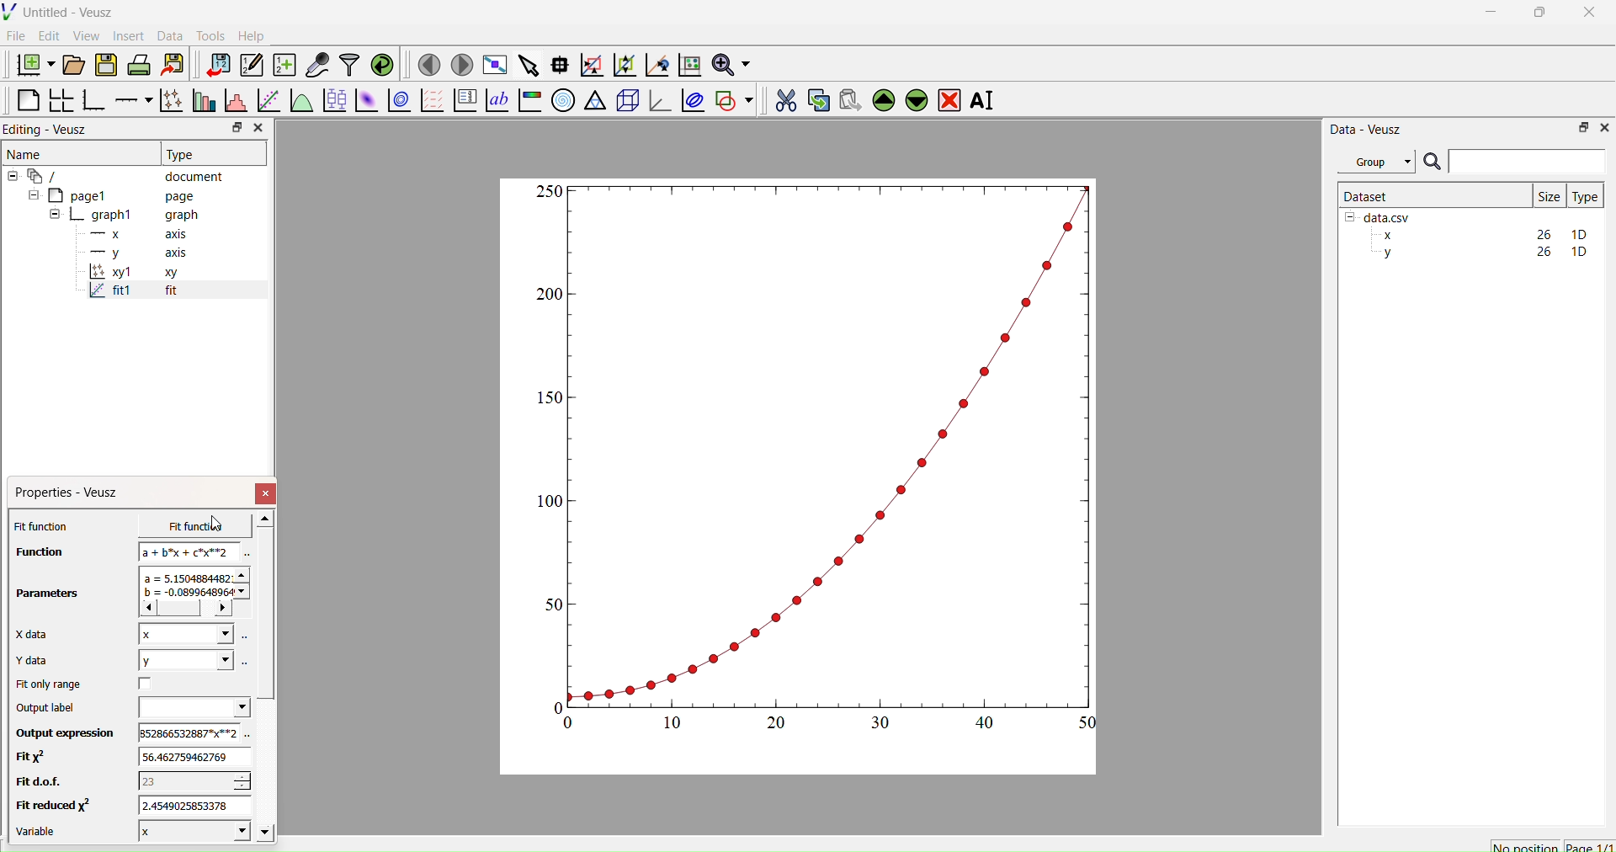 This screenshot has height=852, width=1616. I want to click on Select items, so click(527, 66).